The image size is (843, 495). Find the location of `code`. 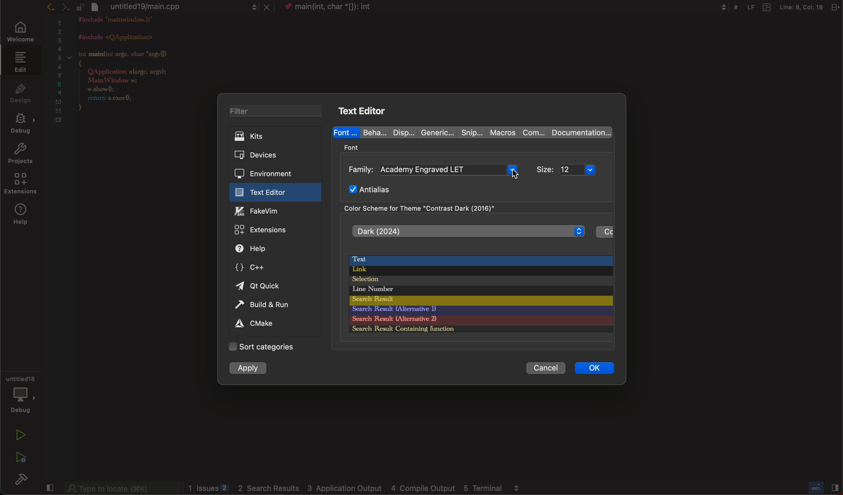

code is located at coordinates (133, 72).